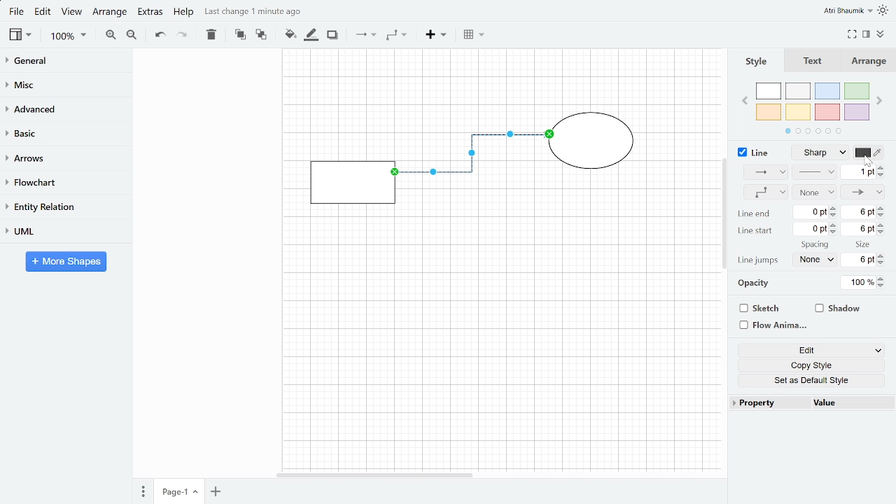  I want to click on Horizontal scrollbar, so click(377, 475).